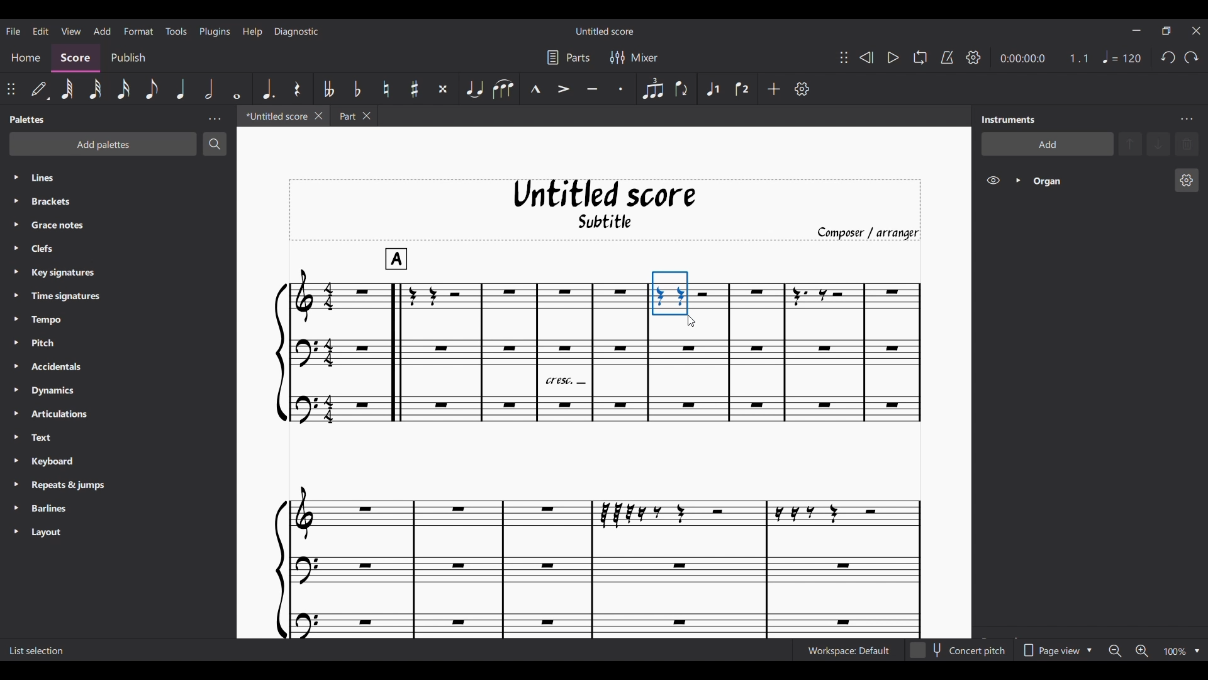  I want to click on Default, so click(39, 88).